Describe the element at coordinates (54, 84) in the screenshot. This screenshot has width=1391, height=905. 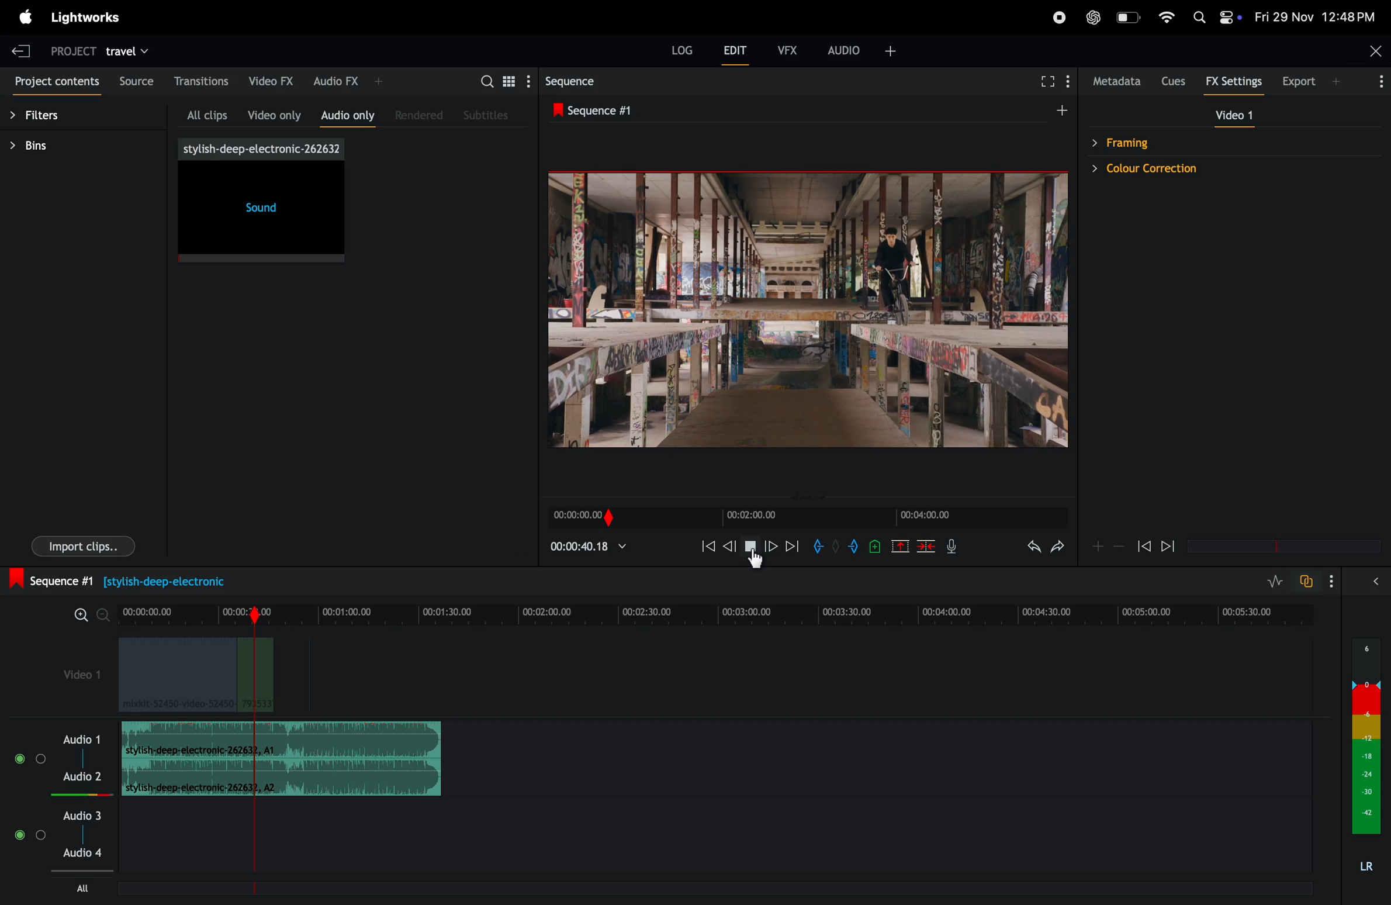
I see `project contents` at that location.